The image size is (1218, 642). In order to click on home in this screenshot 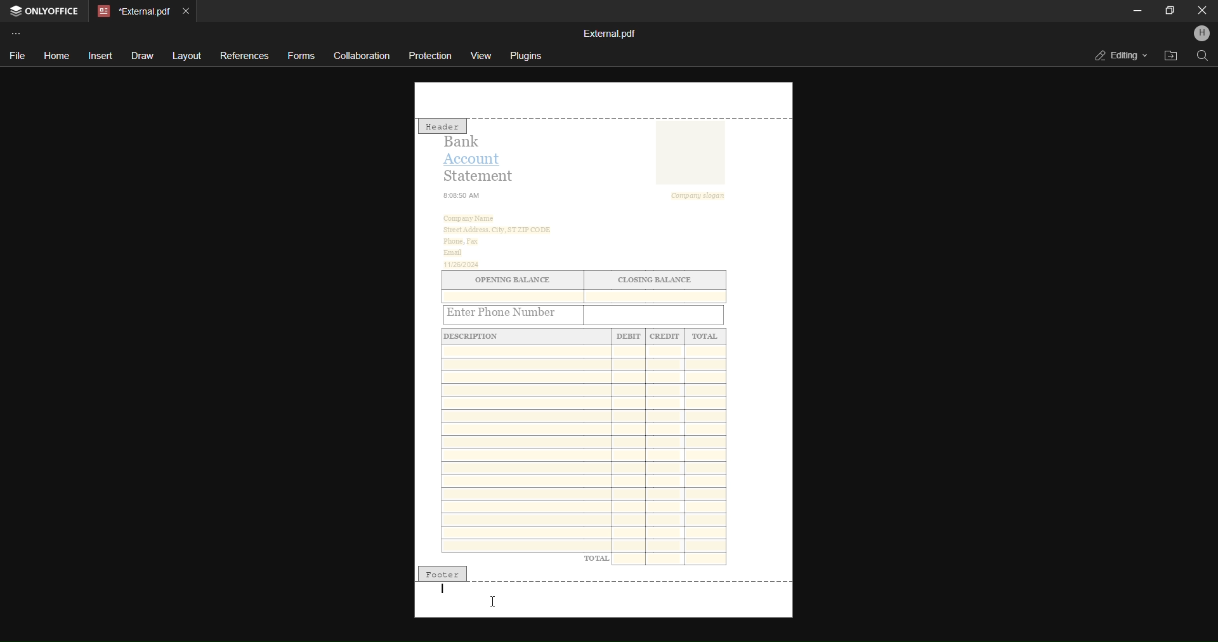, I will do `click(56, 56)`.